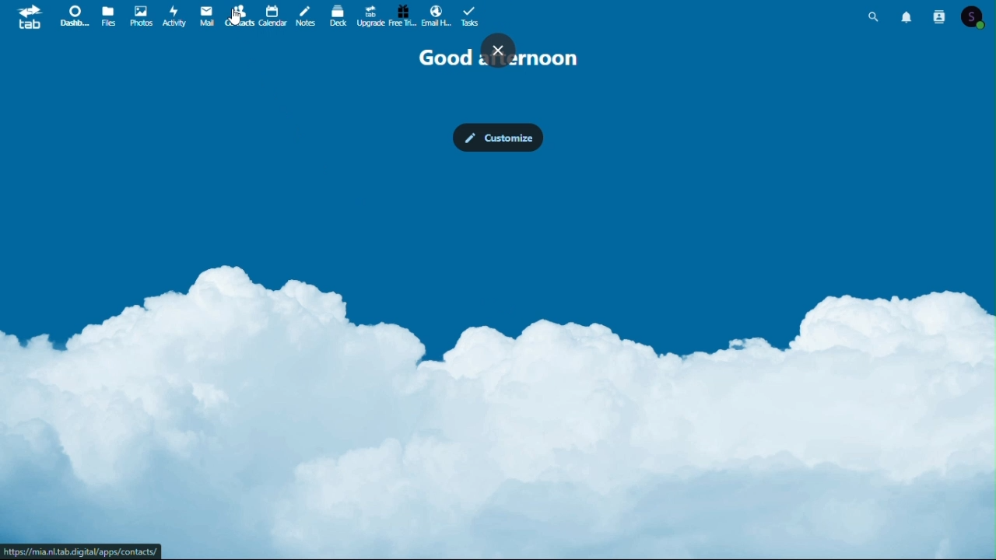 The image size is (996, 560). I want to click on tab, so click(28, 19).